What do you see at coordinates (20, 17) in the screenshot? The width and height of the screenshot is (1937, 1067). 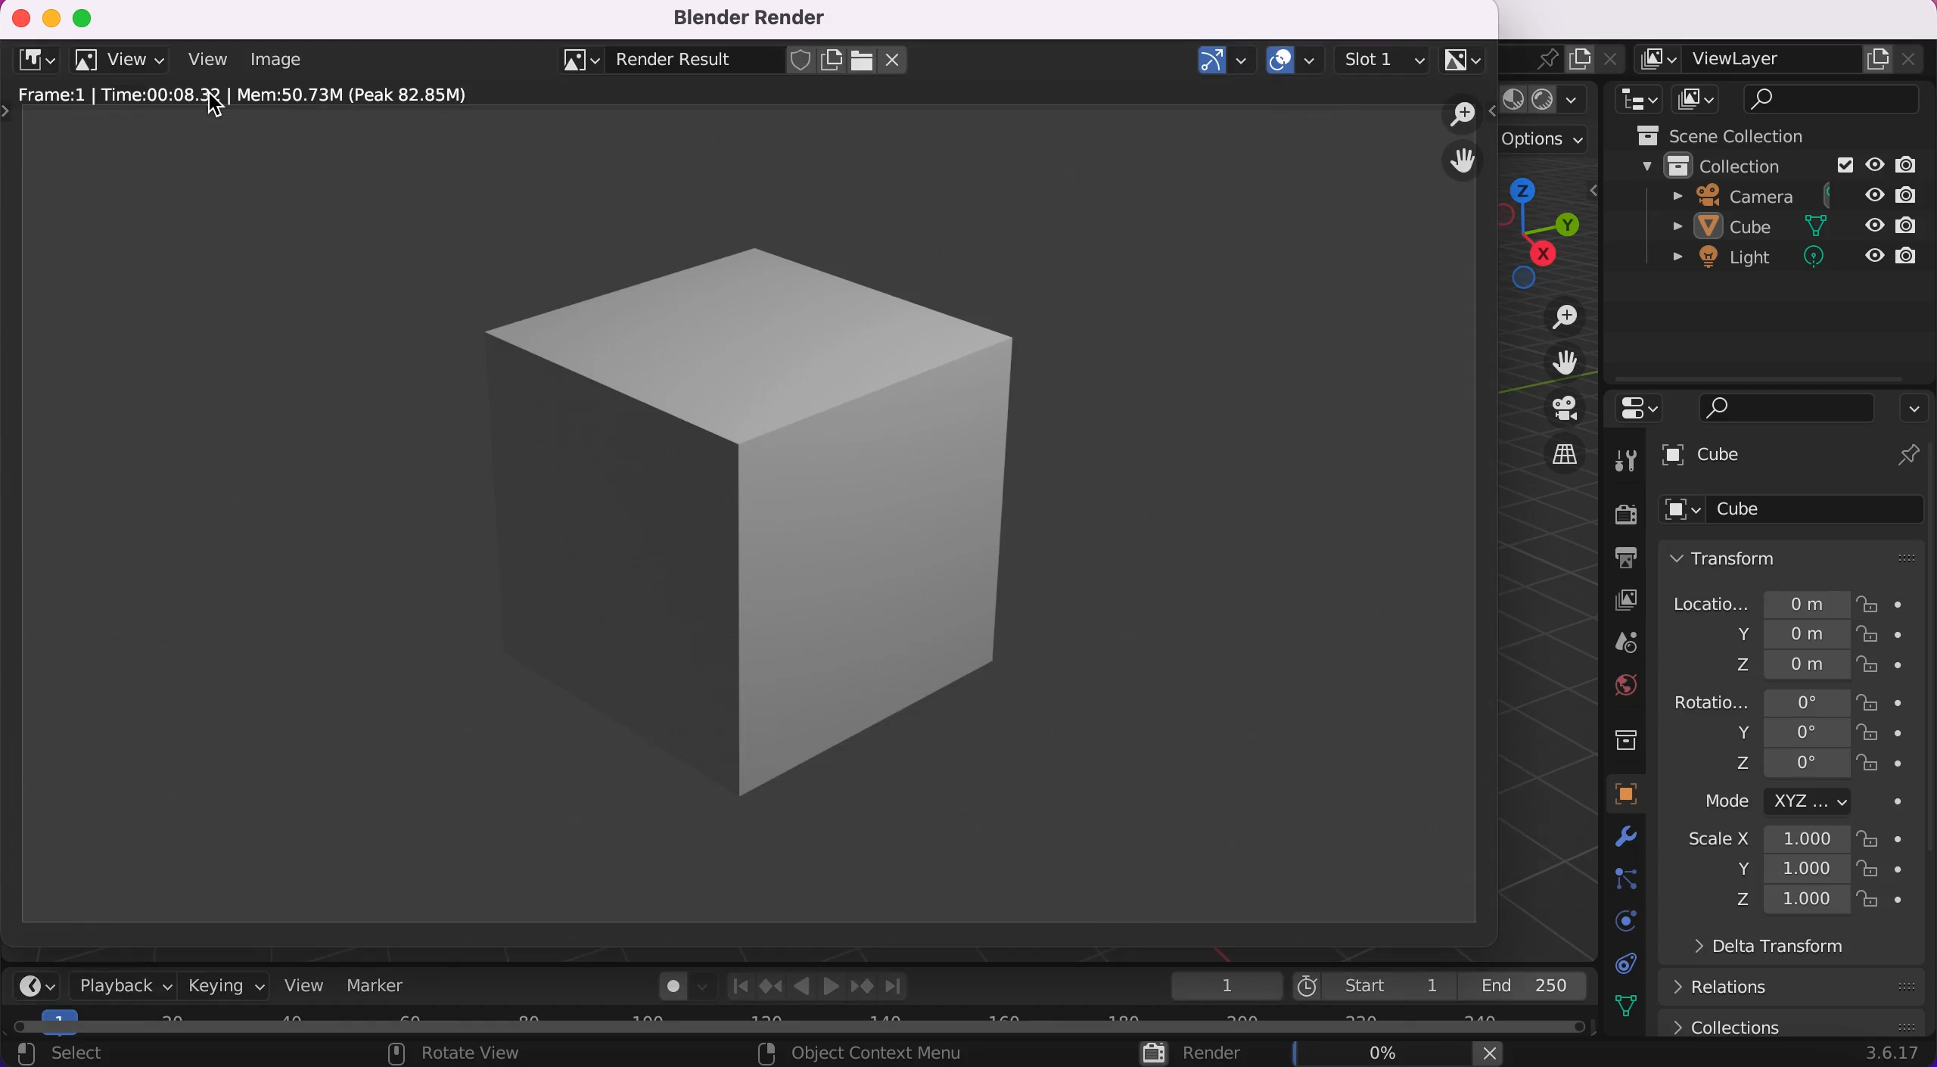 I see `close` at bounding box center [20, 17].